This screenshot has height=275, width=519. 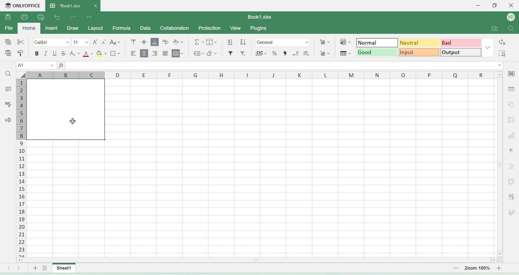 What do you see at coordinates (96, 42) in the screenshot?
I see `increase font` at bounding box center [96, 42].